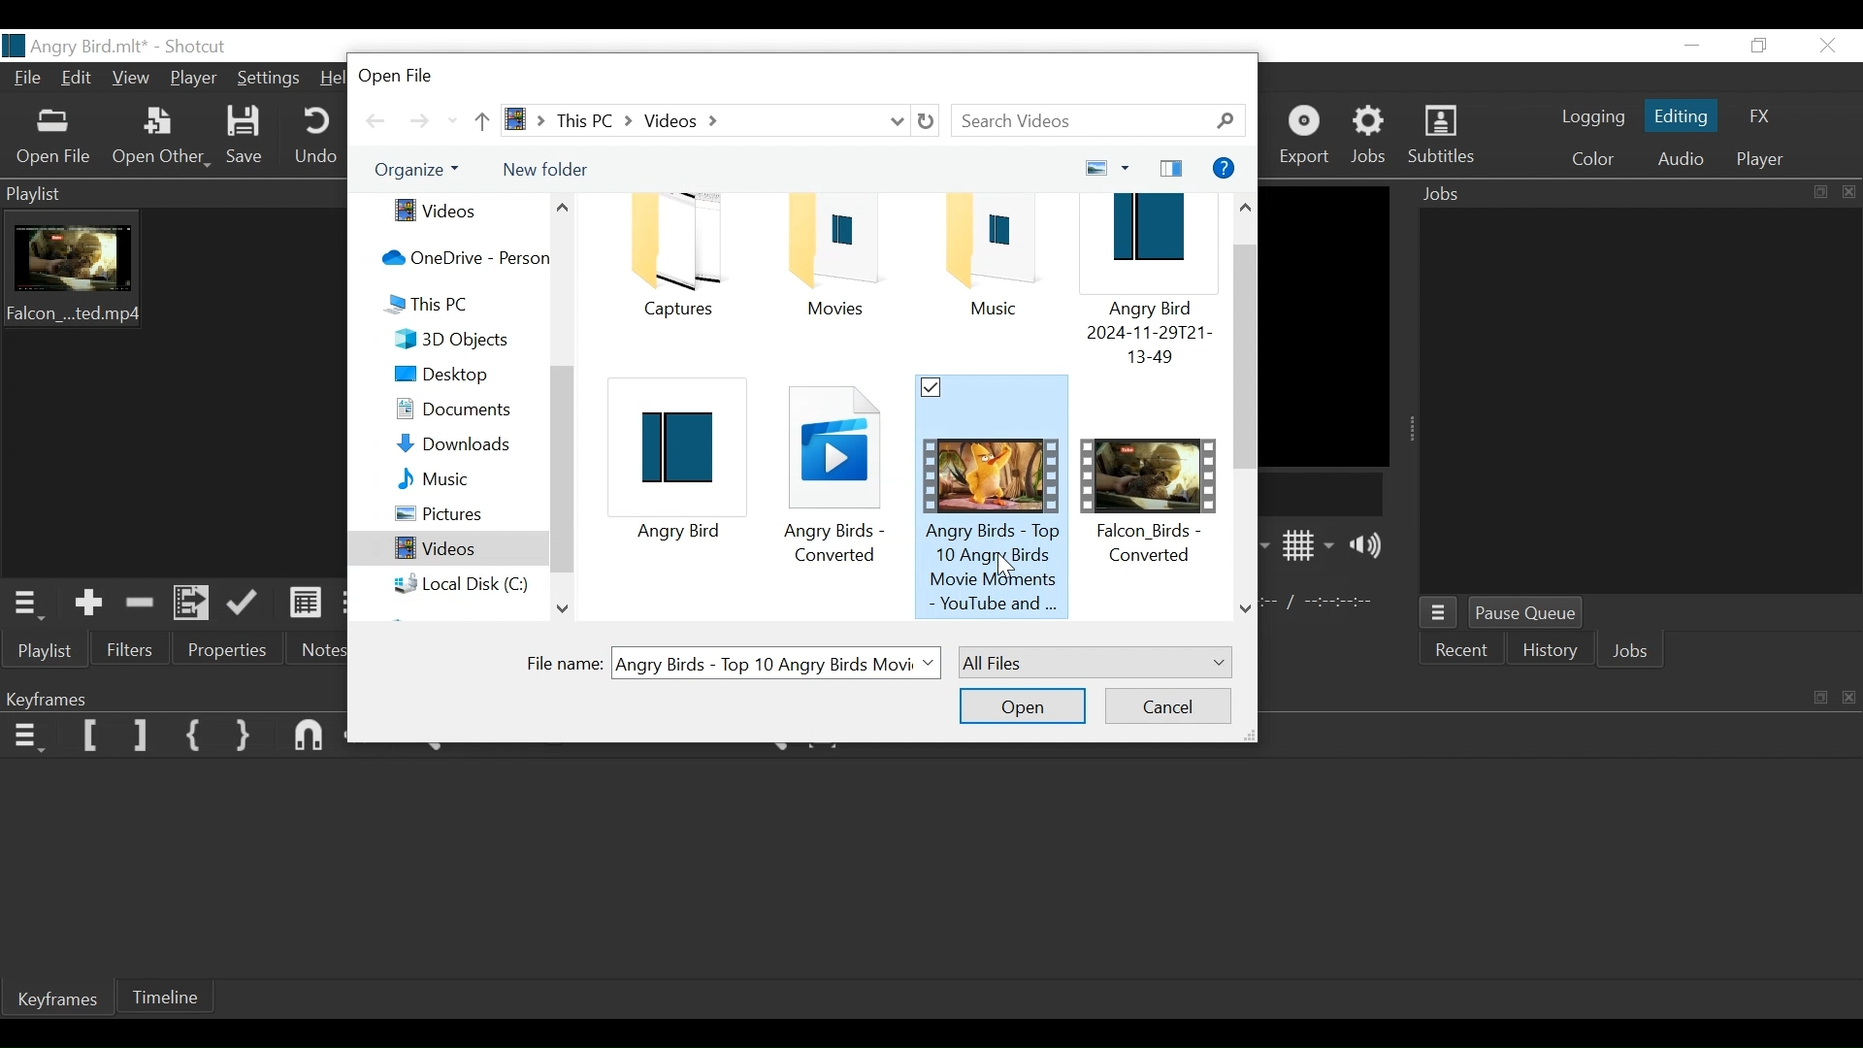 This screenshot has height=1048, width=1863. Describe the element at coordinates (993, 522) in the screenshot. I see `Selected Video File` at that location.